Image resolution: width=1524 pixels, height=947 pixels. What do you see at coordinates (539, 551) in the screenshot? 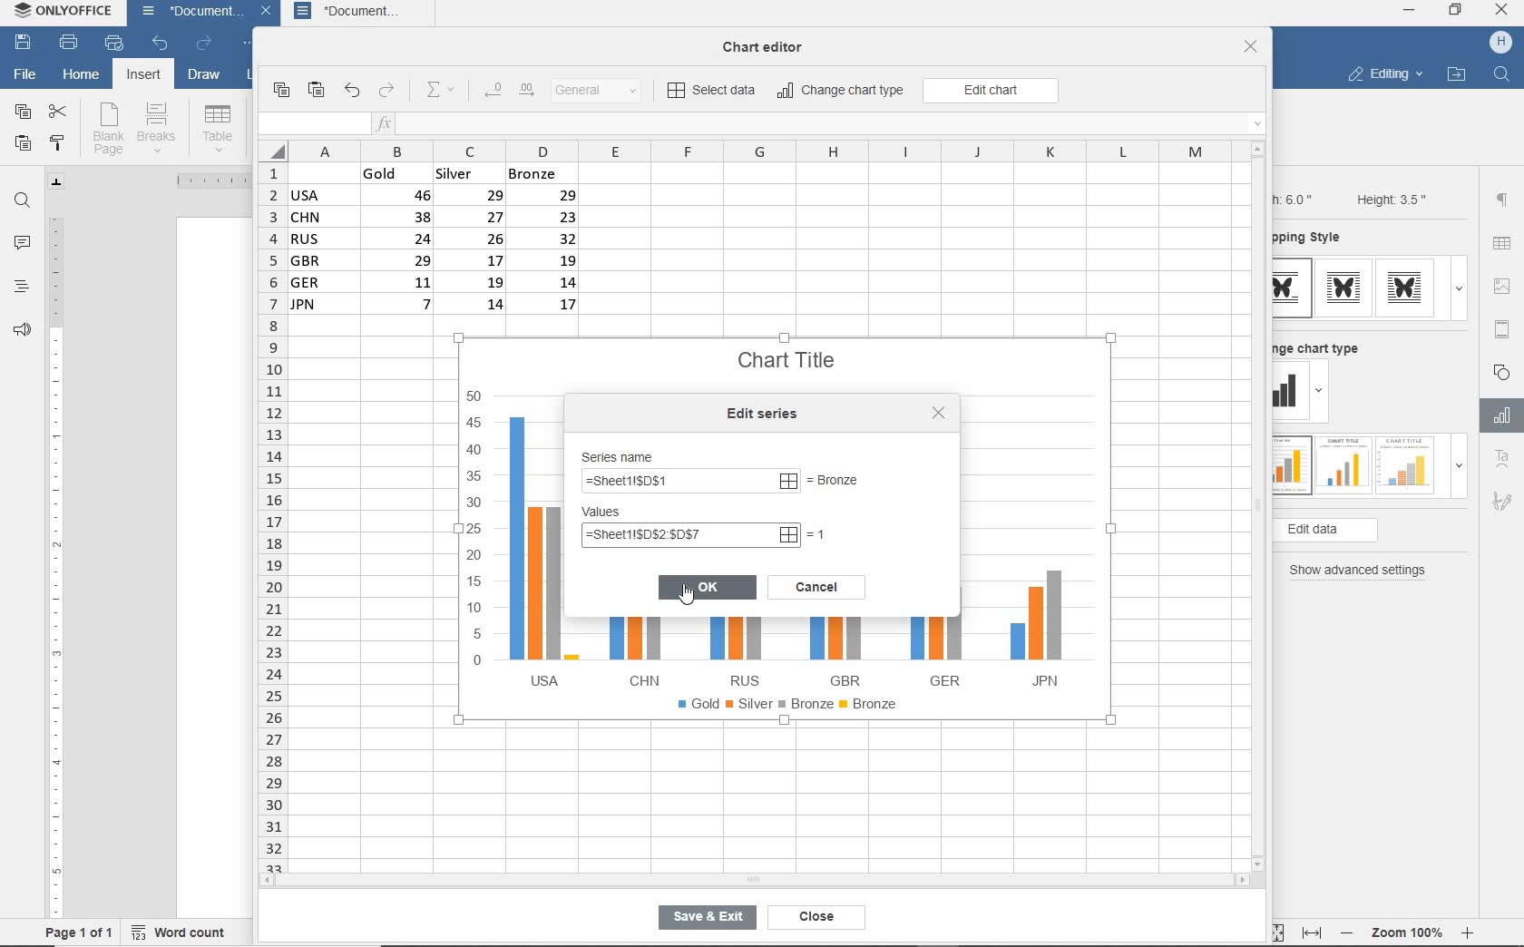
I see `USA` at bounding box center [539, 551].